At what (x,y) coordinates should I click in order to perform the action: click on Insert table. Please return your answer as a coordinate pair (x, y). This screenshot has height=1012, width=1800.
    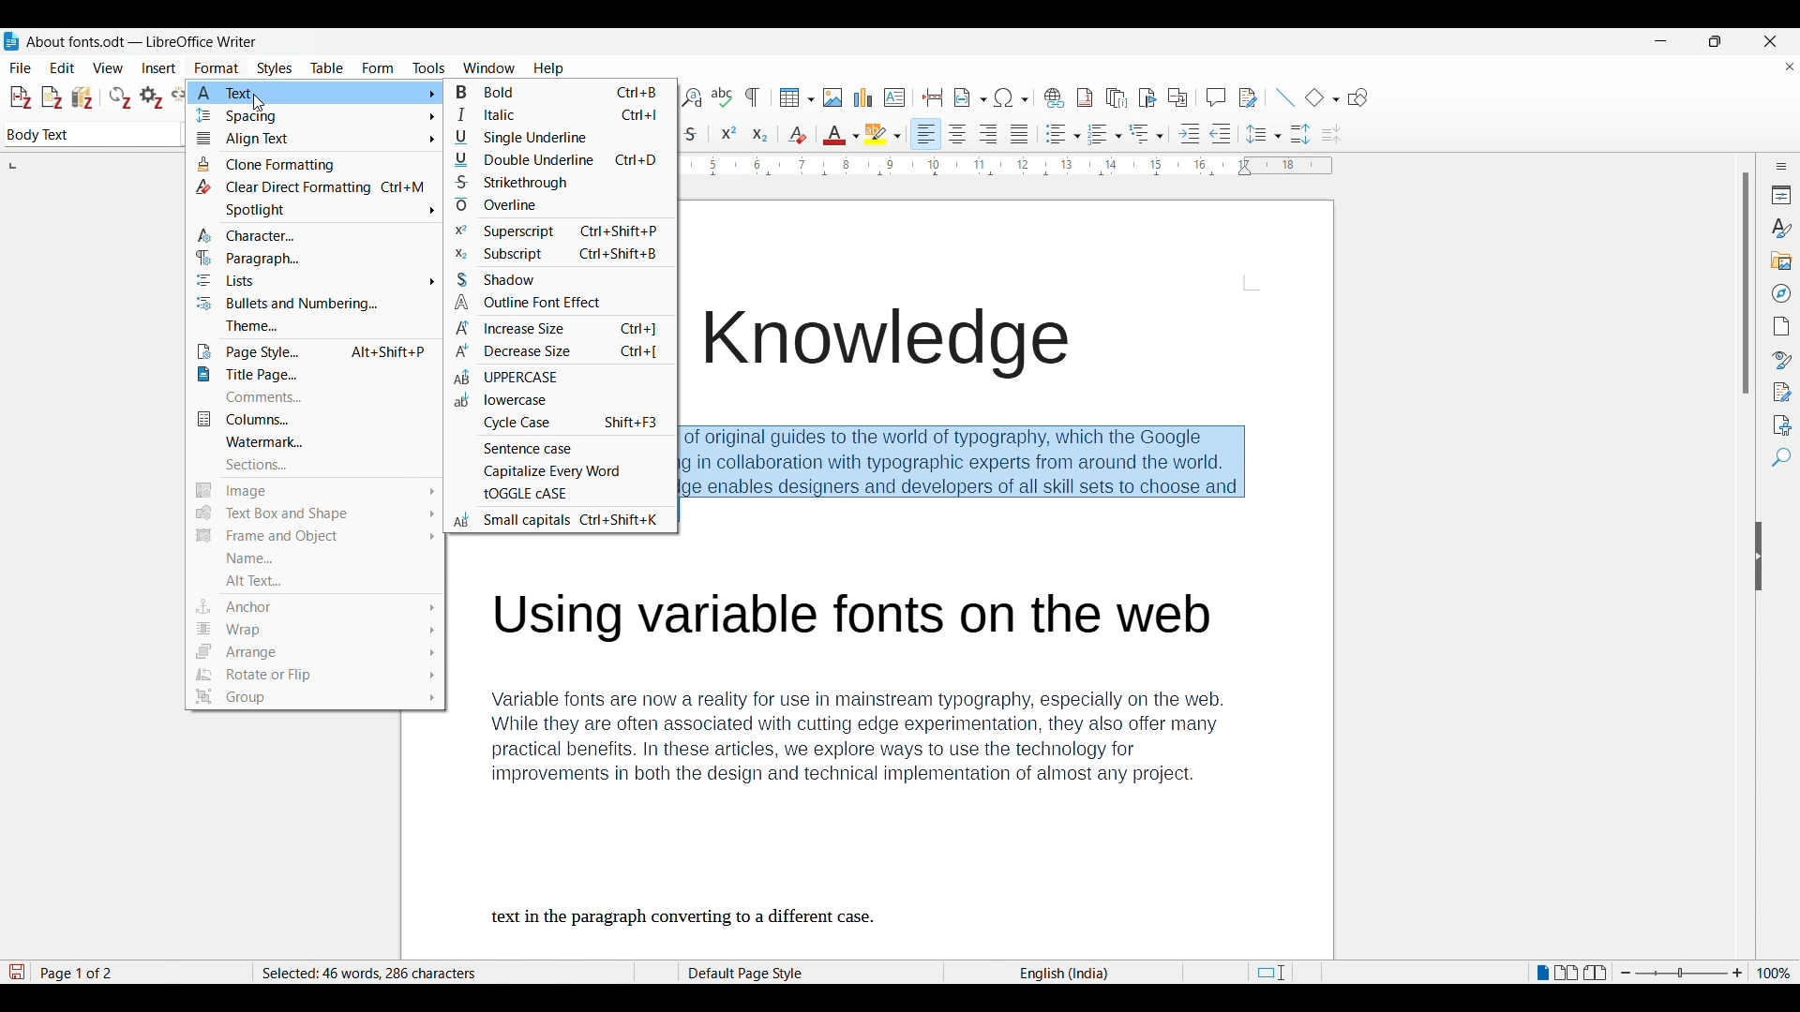
    Looking at the image, I should click on (797, 97).